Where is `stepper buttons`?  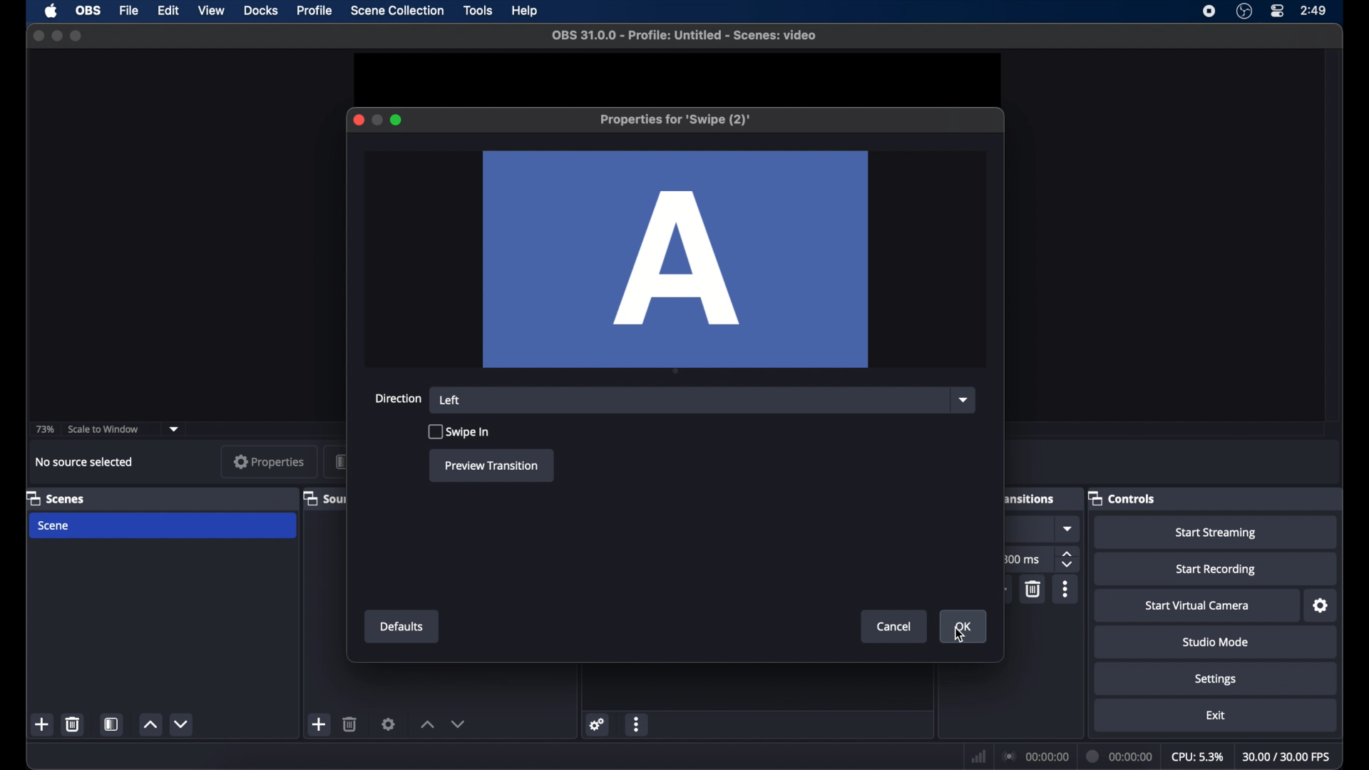 stepper buttons is located at coordinates (1066, 558).